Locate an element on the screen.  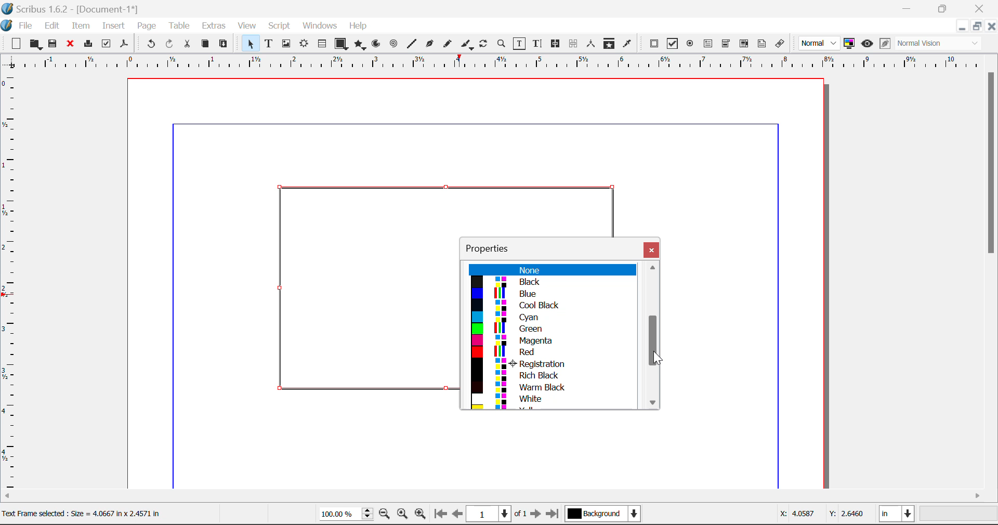
Cut is located at coordinates (188, 44).